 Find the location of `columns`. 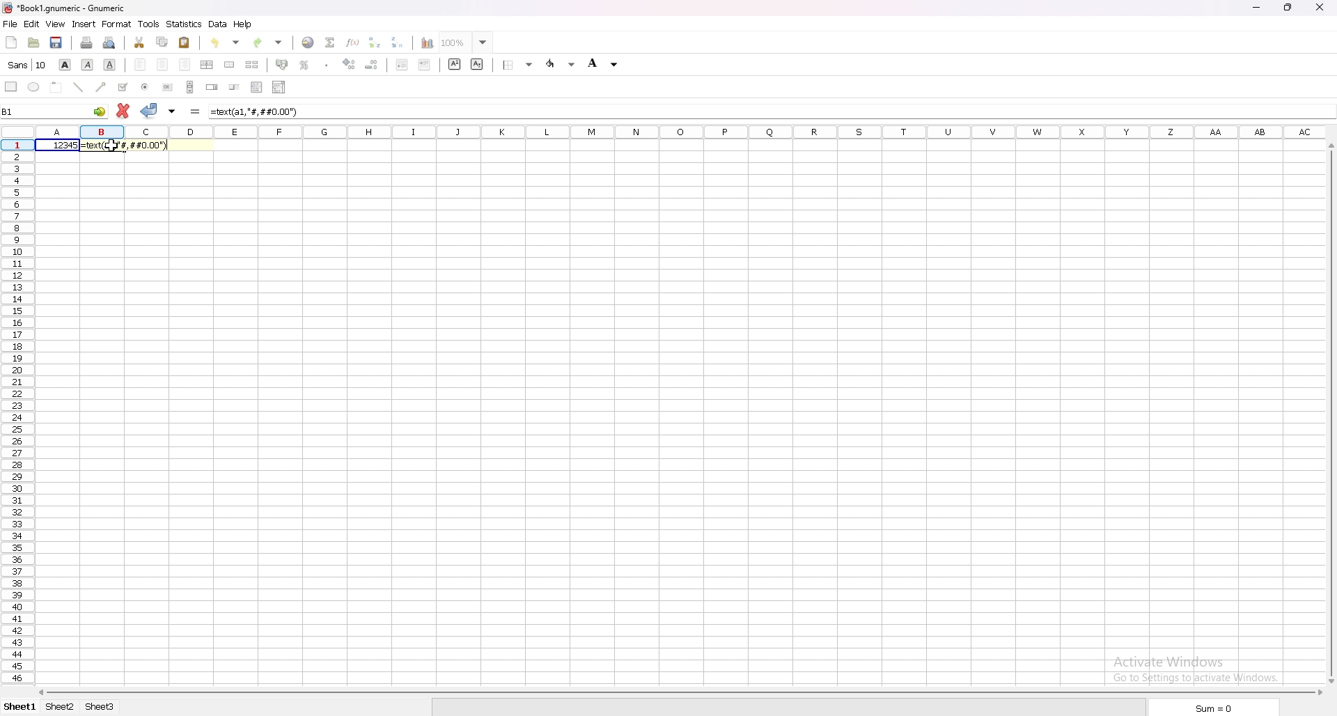

columns is located at coordinates (682, 130).